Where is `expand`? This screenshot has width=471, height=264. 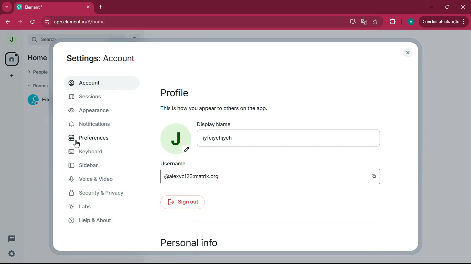 expand is located at coordinates (23, 40).